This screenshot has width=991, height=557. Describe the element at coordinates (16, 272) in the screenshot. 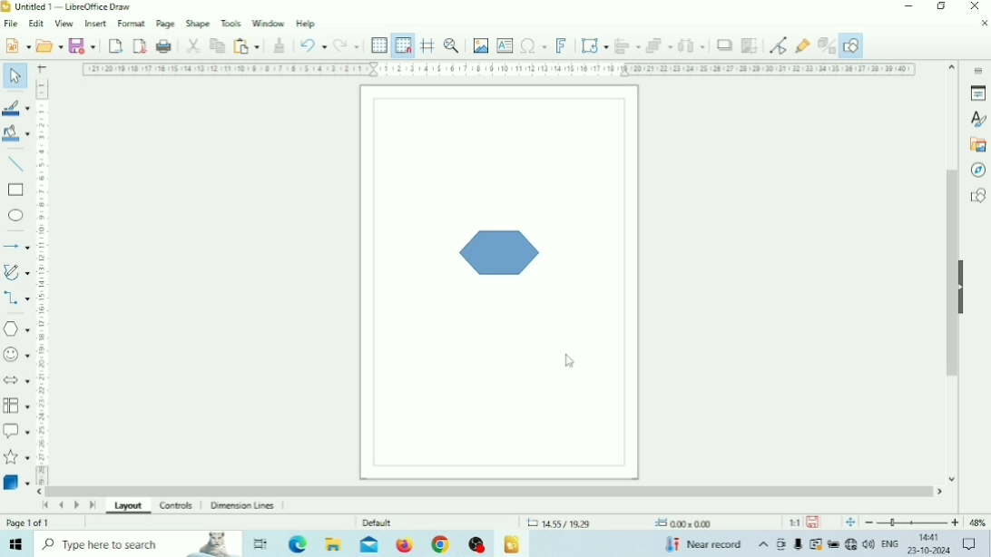

I see `Curves and Polygons` at that location.